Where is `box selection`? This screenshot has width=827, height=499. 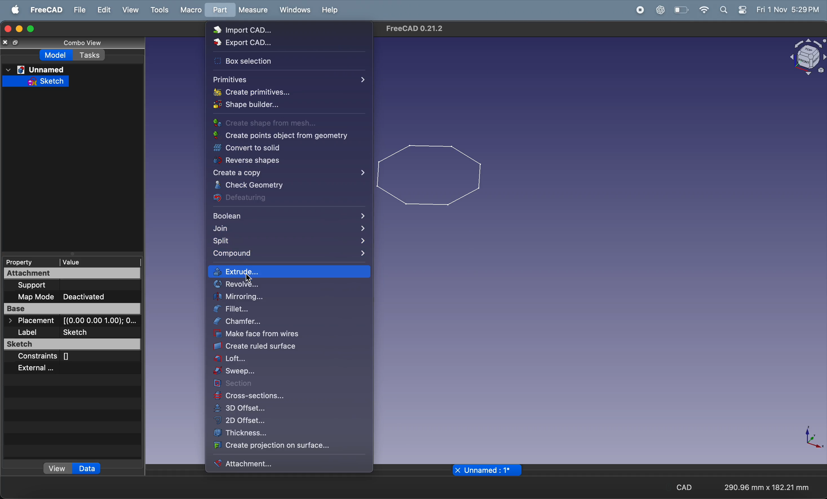
box selection is located at coordinates (259, 61).